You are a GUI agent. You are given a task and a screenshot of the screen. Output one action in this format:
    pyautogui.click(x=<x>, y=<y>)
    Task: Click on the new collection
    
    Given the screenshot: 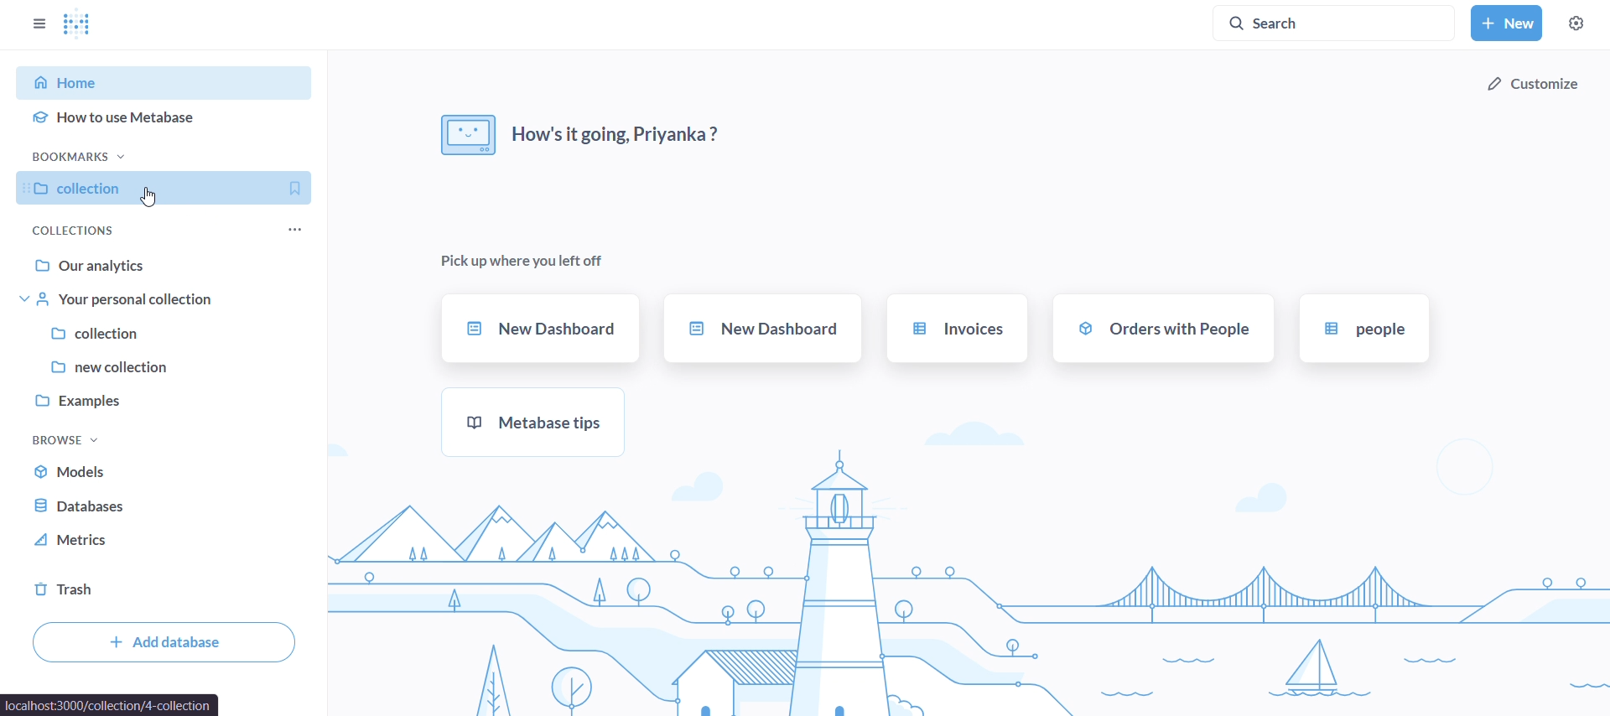 What is the action you would take?
    pyautogui.click(x=164, y=364)
    